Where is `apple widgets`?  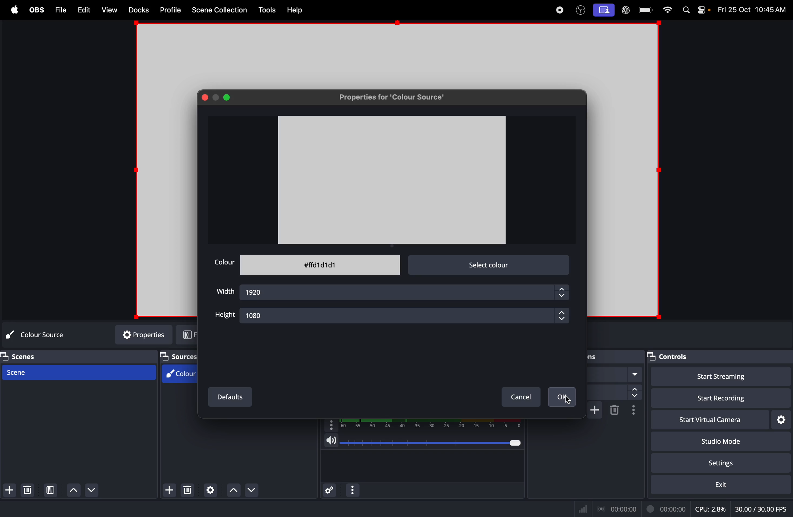 apple widgets is located at coordinates (702, 10).